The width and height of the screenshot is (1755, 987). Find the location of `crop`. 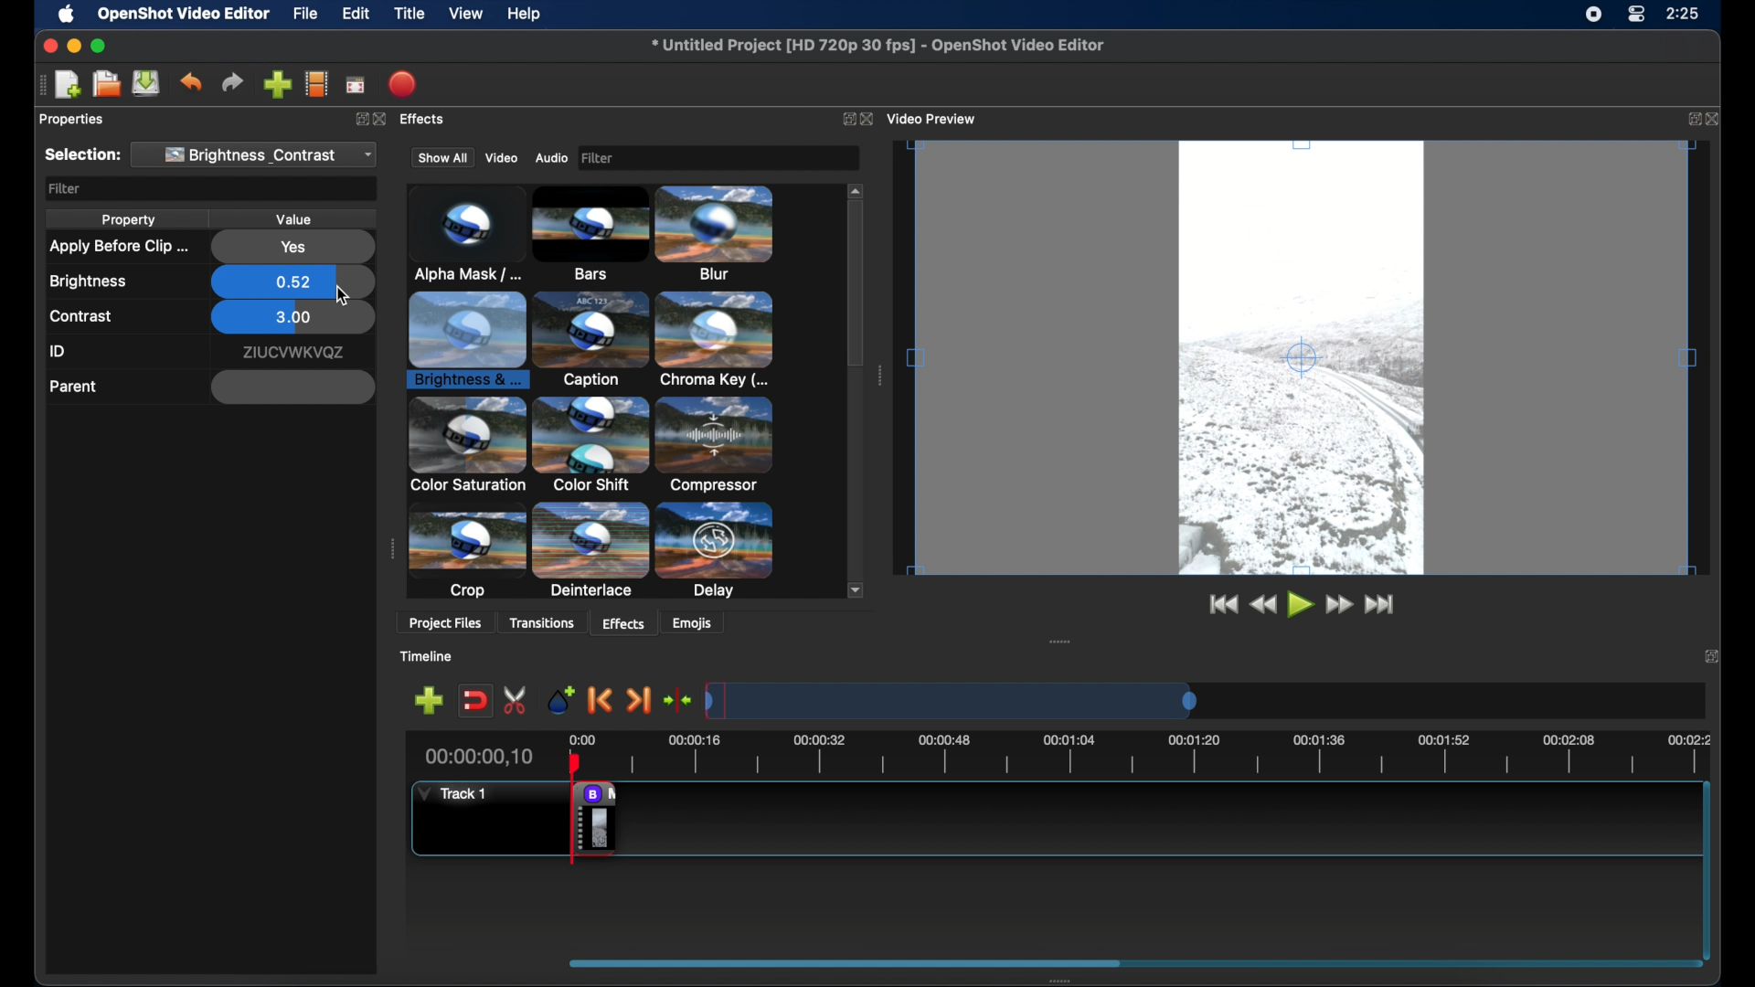

crop is located at coordinates (470, 446).